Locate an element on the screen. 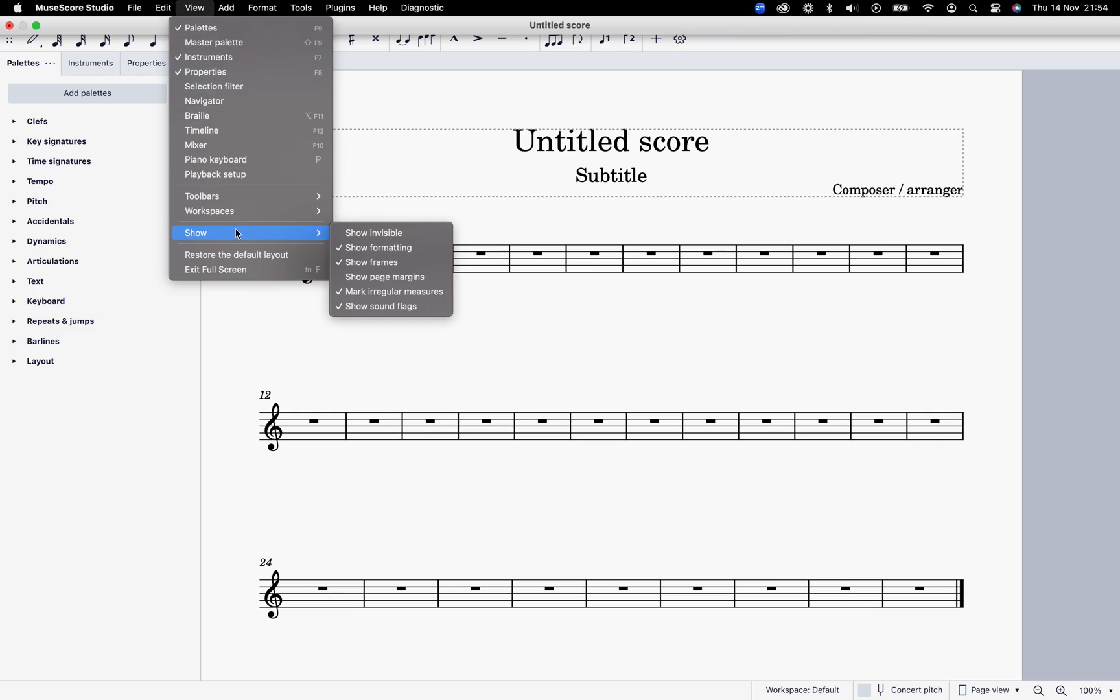 This screenshot has height=700, width=1120. search is located at coordinates (974, 8).